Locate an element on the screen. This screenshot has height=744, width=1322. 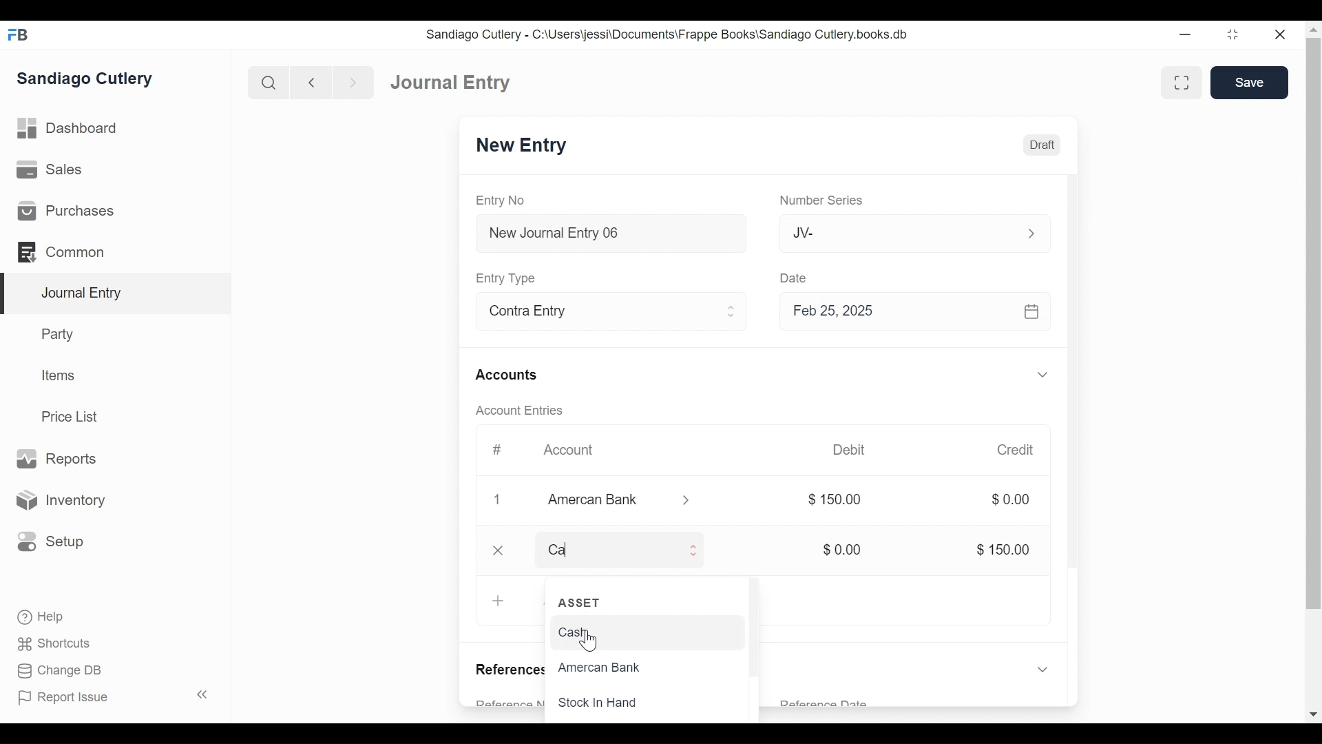
Journal Entry is located at coordinates (116, 294).